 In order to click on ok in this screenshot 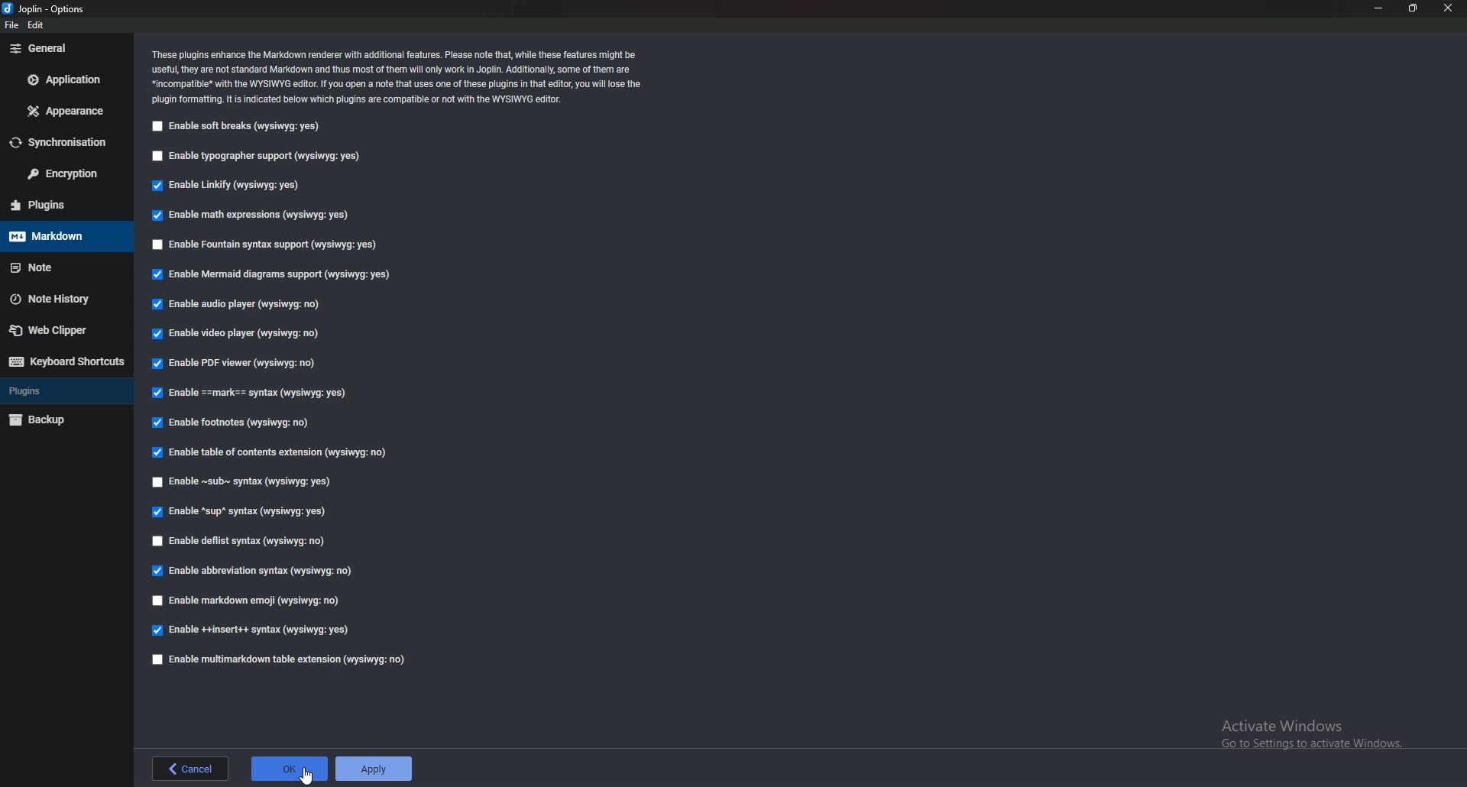, I will do `click(287, 768)`.